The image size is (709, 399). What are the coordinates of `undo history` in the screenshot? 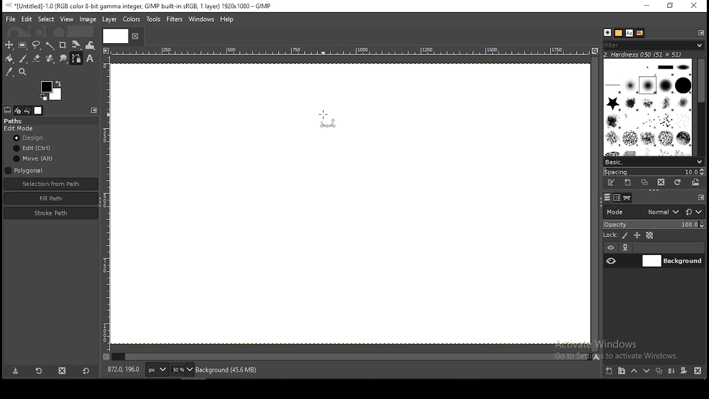 It's located at (28, 110).